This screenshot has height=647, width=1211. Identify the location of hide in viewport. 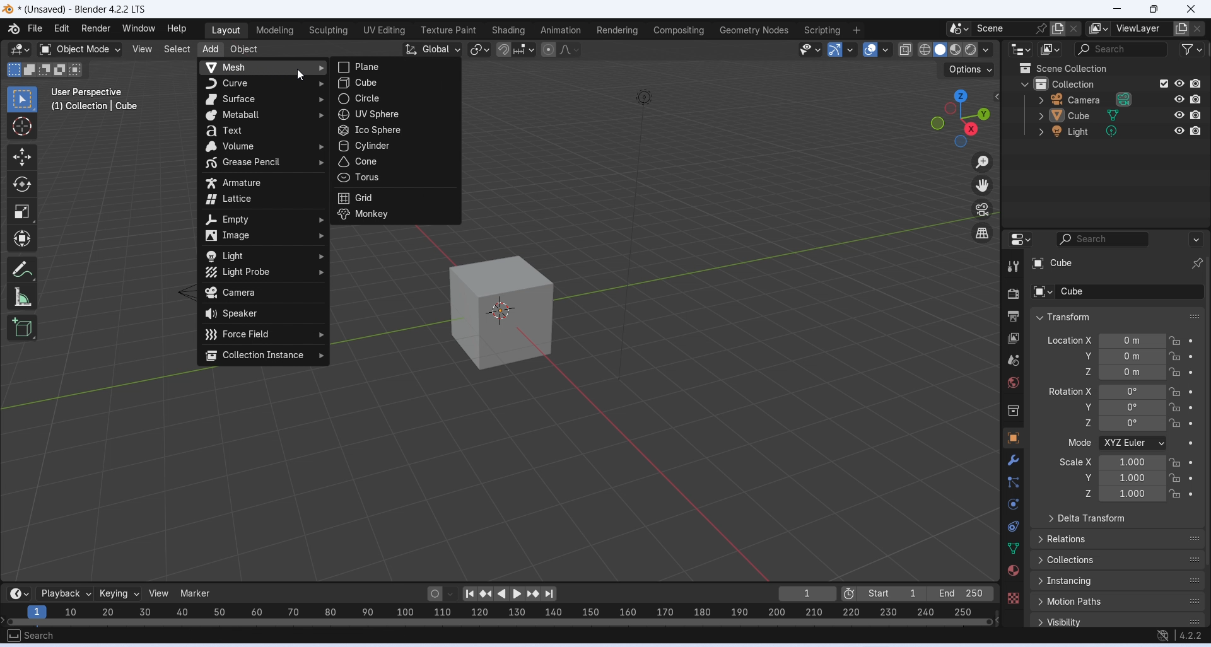
(1180, 115).